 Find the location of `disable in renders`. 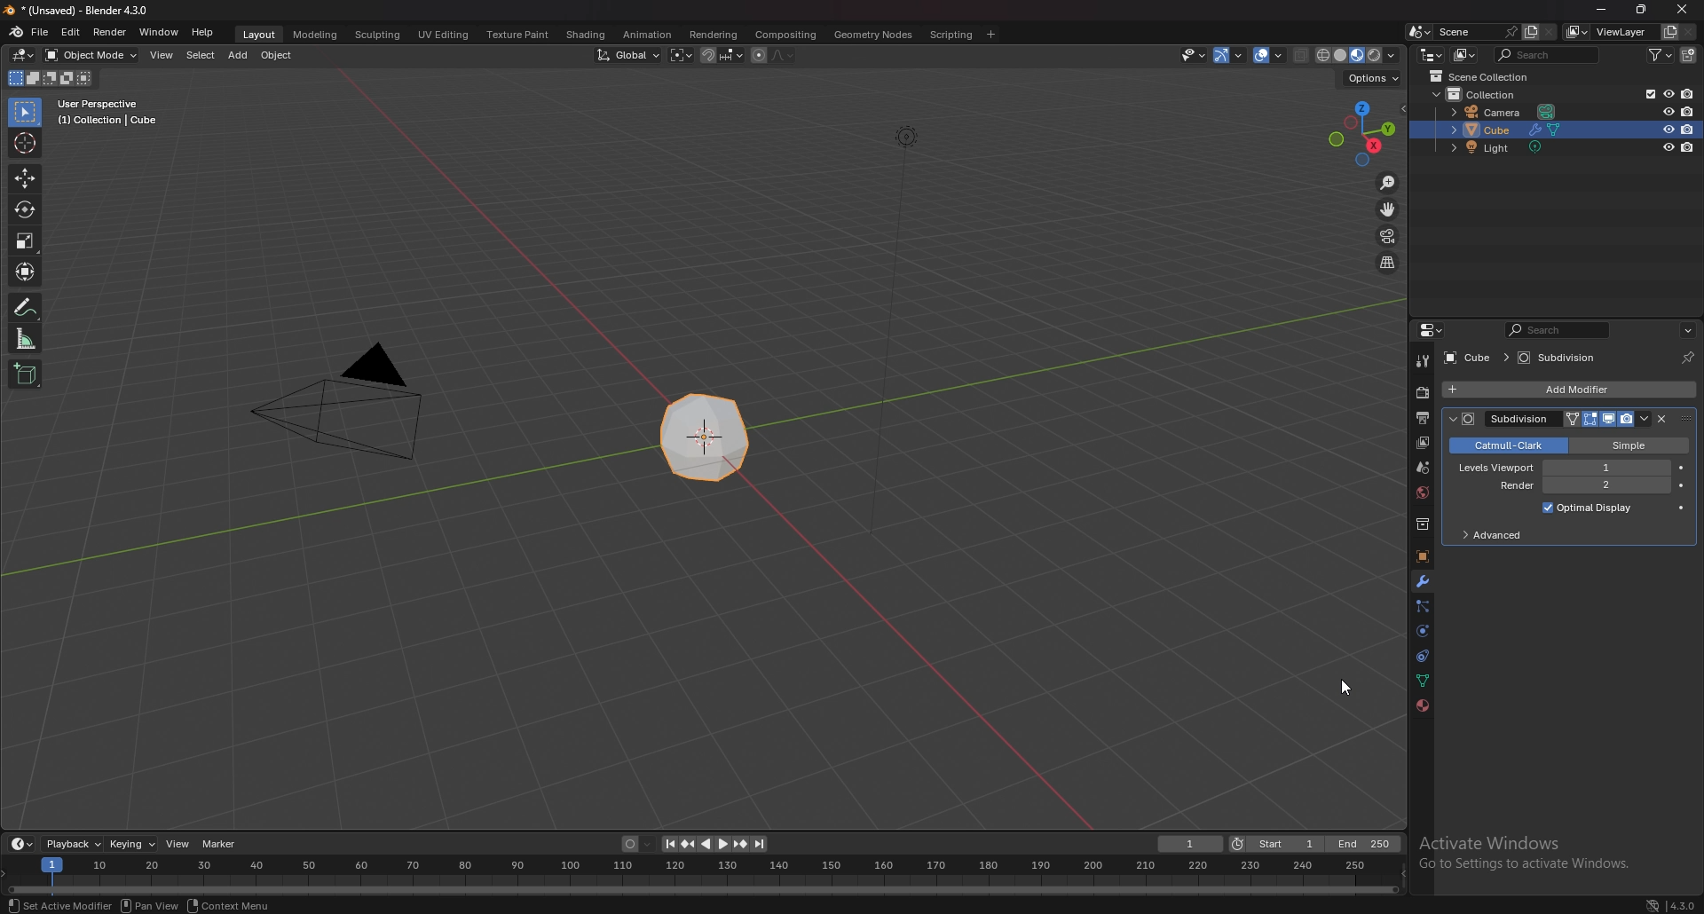

disable in renders is located at coordinates (1688, 112).